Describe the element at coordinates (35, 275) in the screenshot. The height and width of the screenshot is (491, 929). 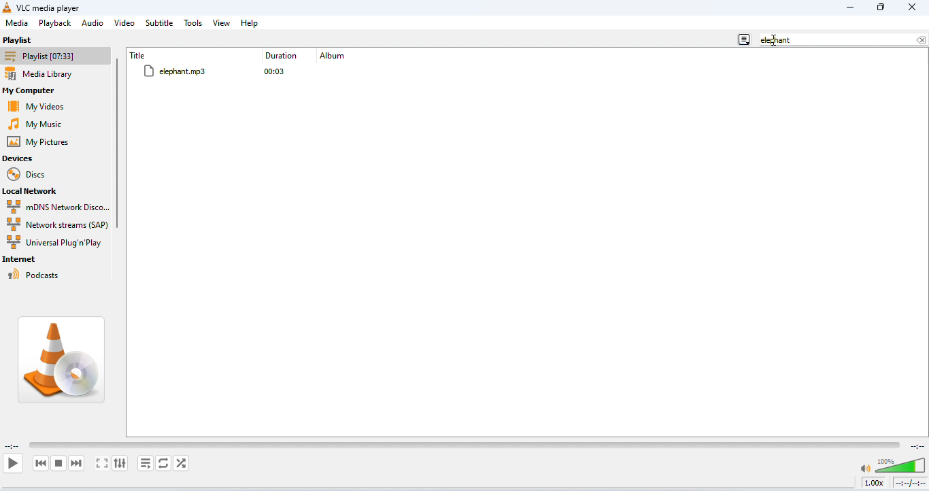
I see `podcasts` at that location.